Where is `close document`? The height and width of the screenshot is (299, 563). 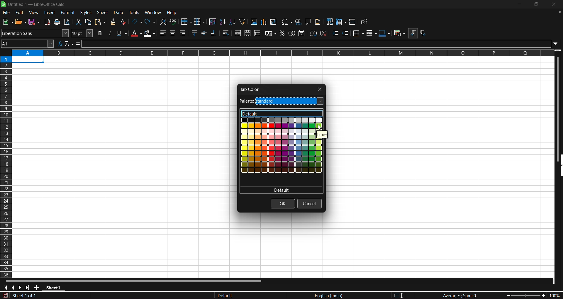 close document is located at coordinates (558, 12).